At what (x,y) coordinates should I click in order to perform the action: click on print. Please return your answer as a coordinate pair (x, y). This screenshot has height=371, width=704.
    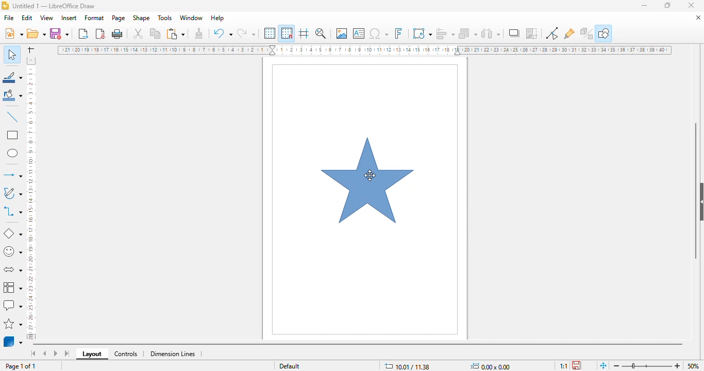
    Looking at the image, I should click on (118, 34).